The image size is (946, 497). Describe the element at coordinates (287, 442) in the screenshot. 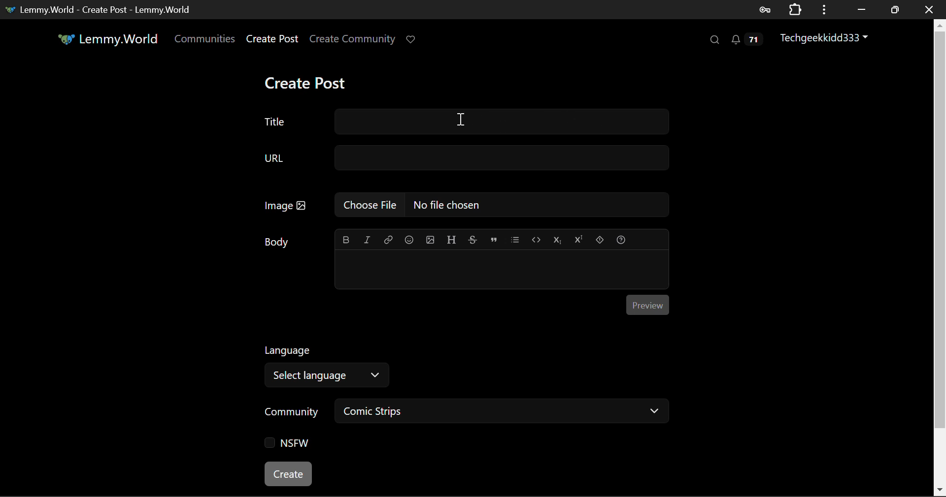

I see `NSFW` at that location.